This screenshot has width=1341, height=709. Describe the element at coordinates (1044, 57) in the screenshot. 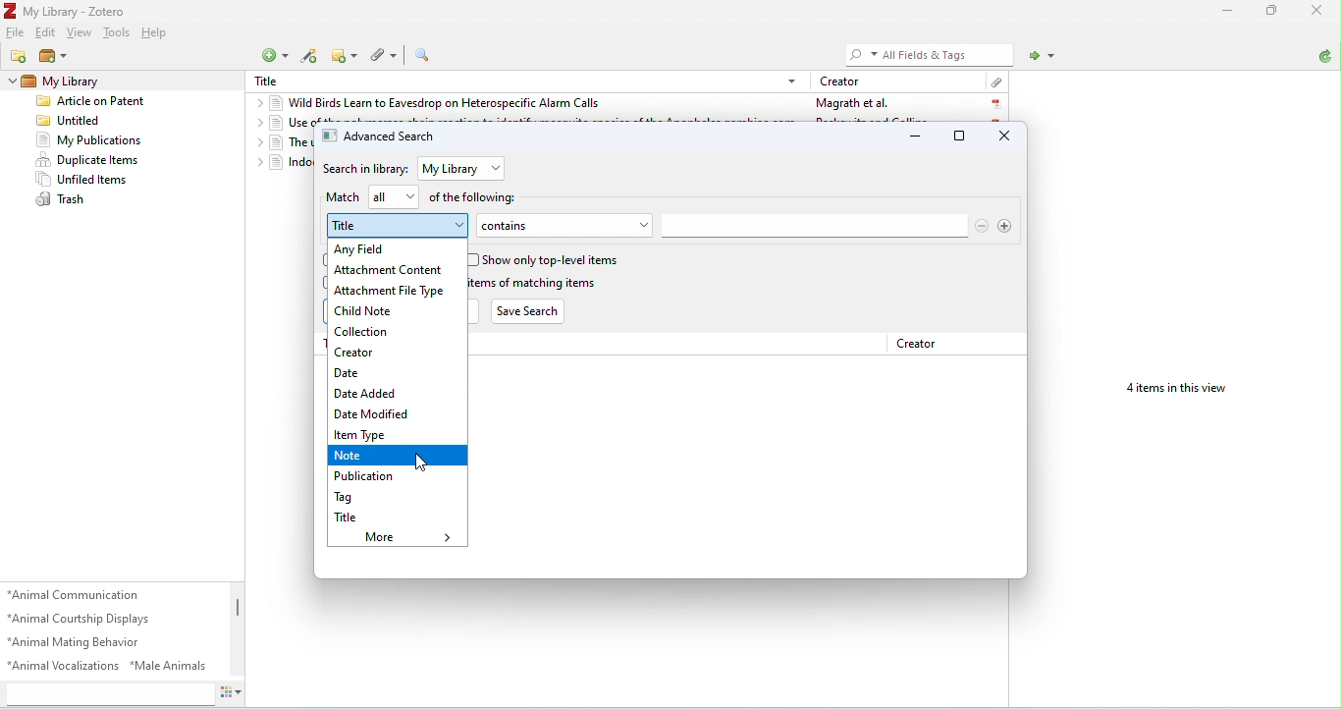

I see `locate` at that location.